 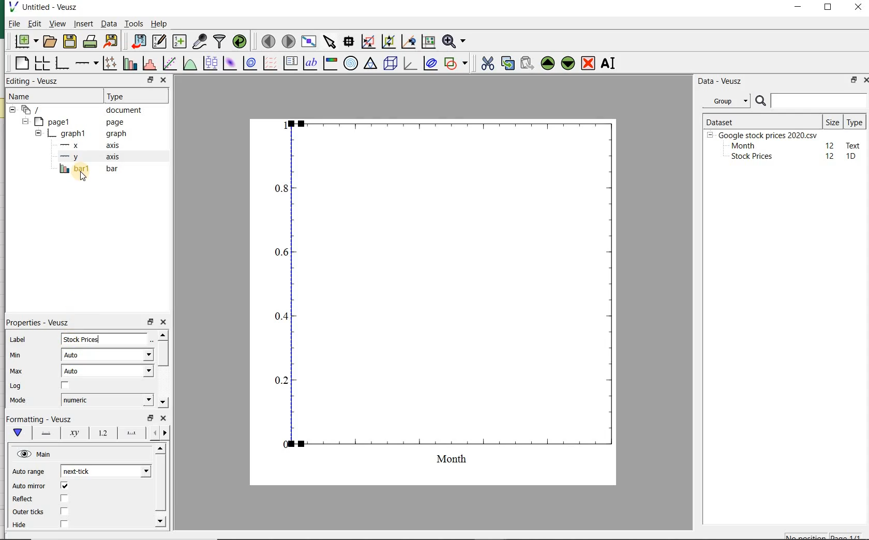 What do you see at coordinates (852, 81) in the screenshot?
I see `restore` at bounding box center [852, 81].